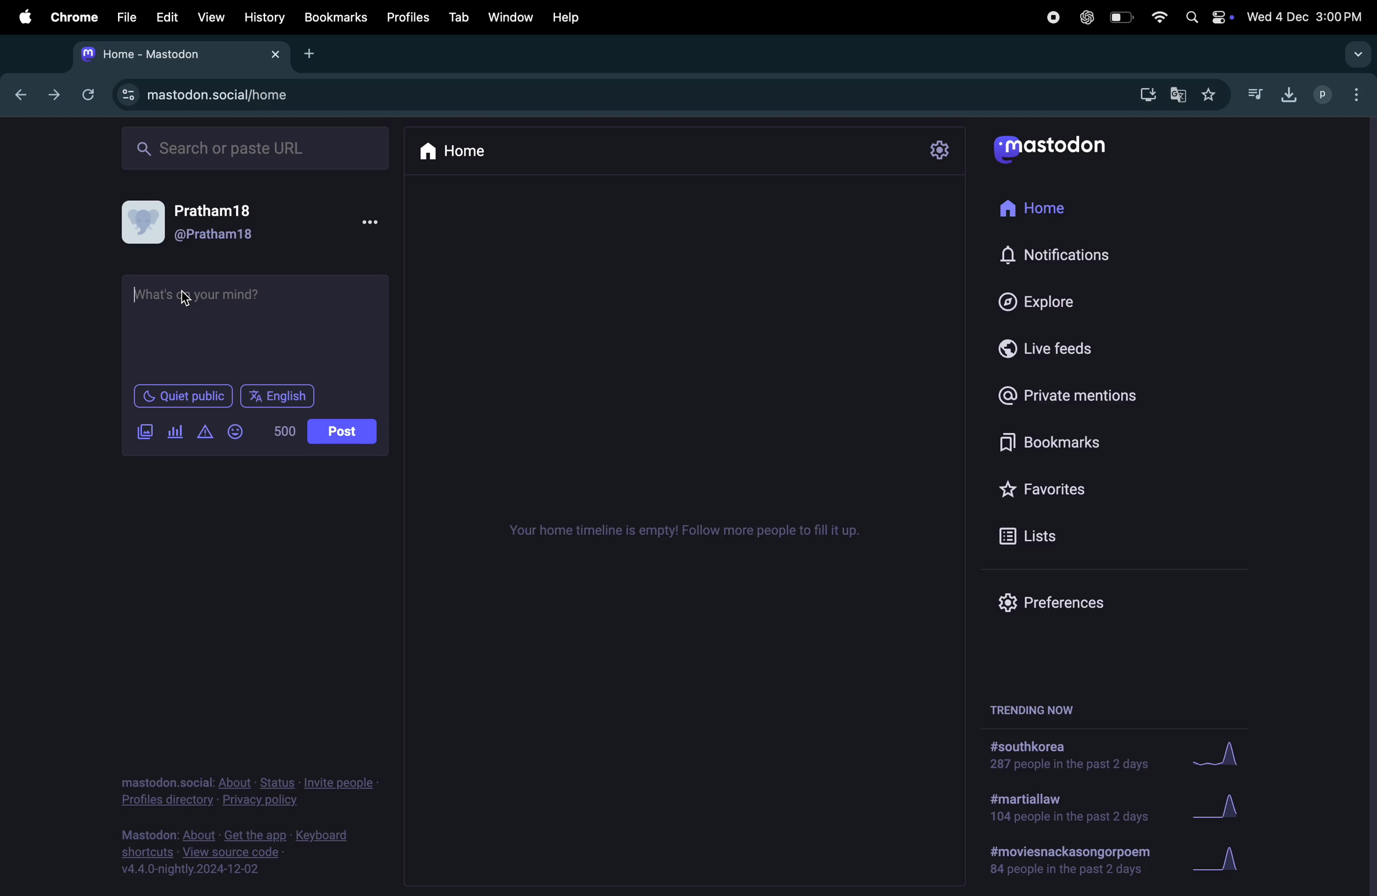 Image resolution: width=1377 pixels, height=896 pixels. I want to click on book mark, so click(335, 17).